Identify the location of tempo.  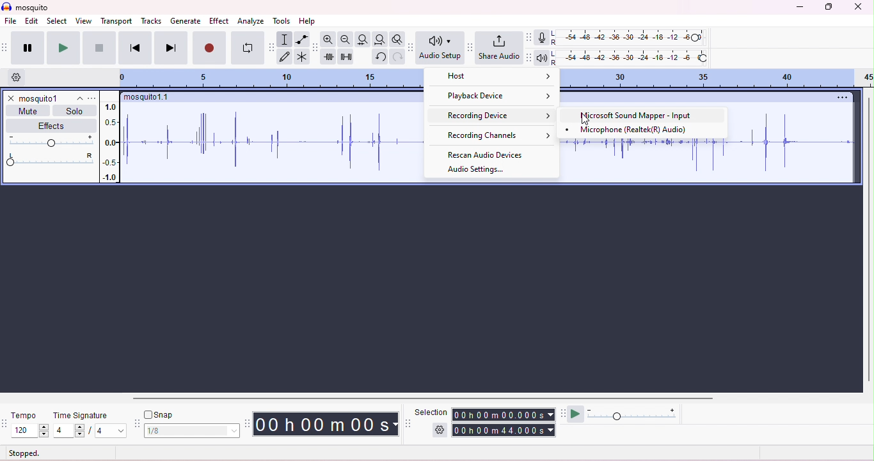
(22, 415).